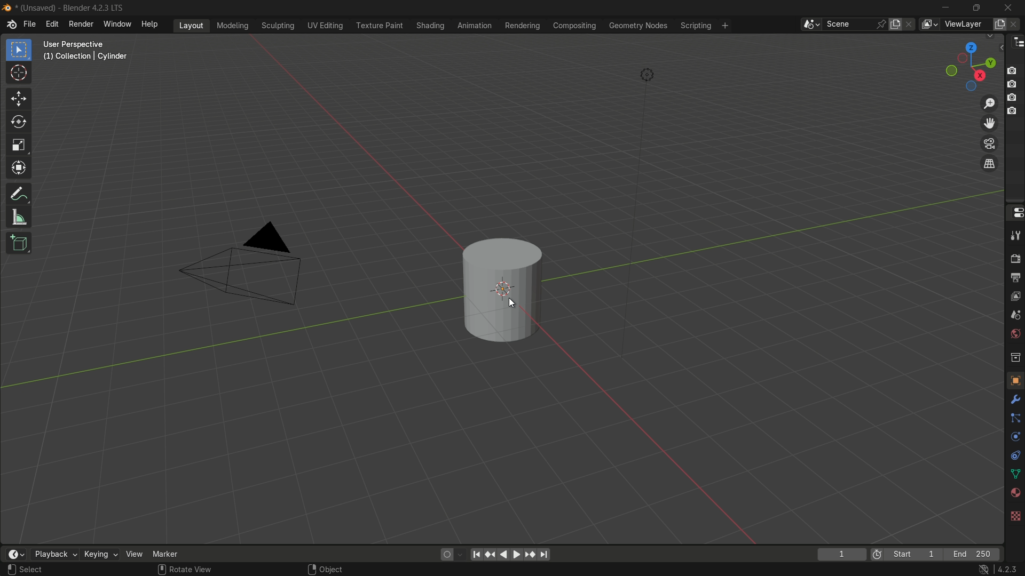 Image resolution: width=1025 pixels, height=576 pixels. Describe the element at coordinates (989, 163) in the screenshot. I see `switch current view` at that location.